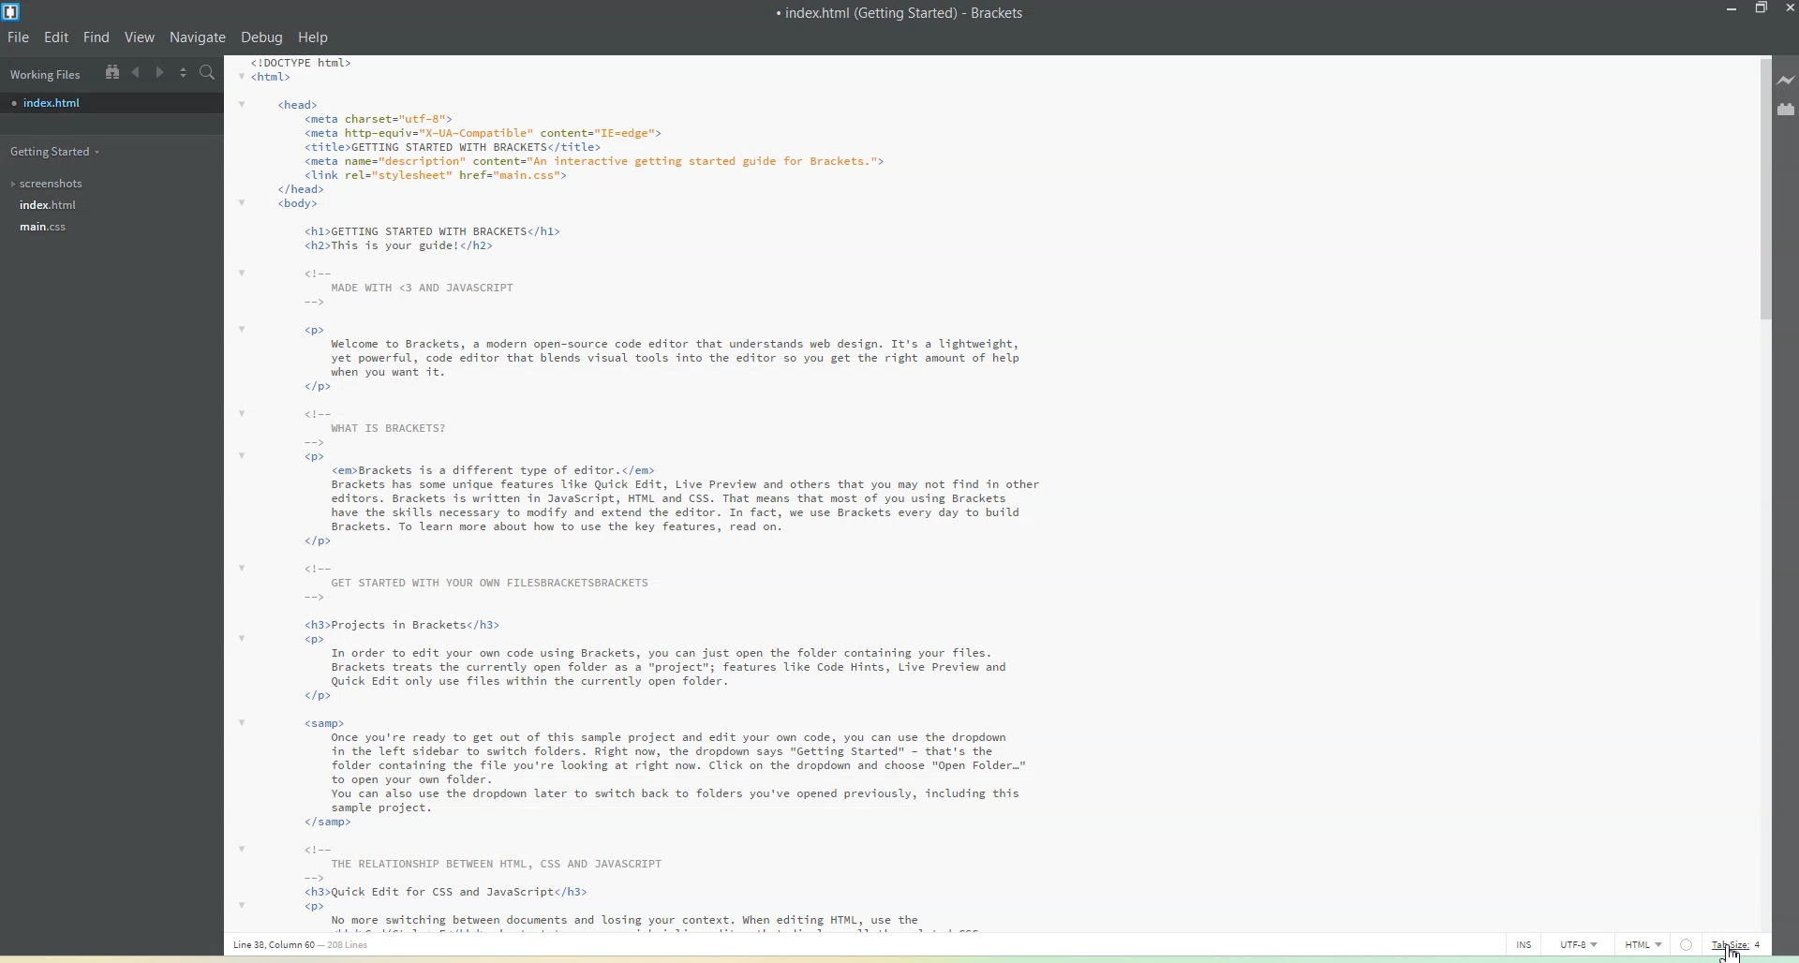 This screenshot has height=963, width=1799. I want to click on Working files, so click(44, 73).